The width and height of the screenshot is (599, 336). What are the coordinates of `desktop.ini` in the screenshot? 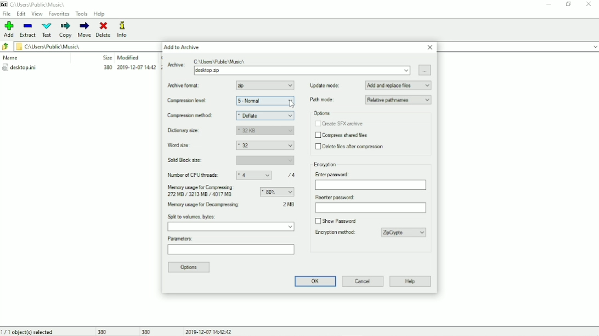 It's located at (81, 68).